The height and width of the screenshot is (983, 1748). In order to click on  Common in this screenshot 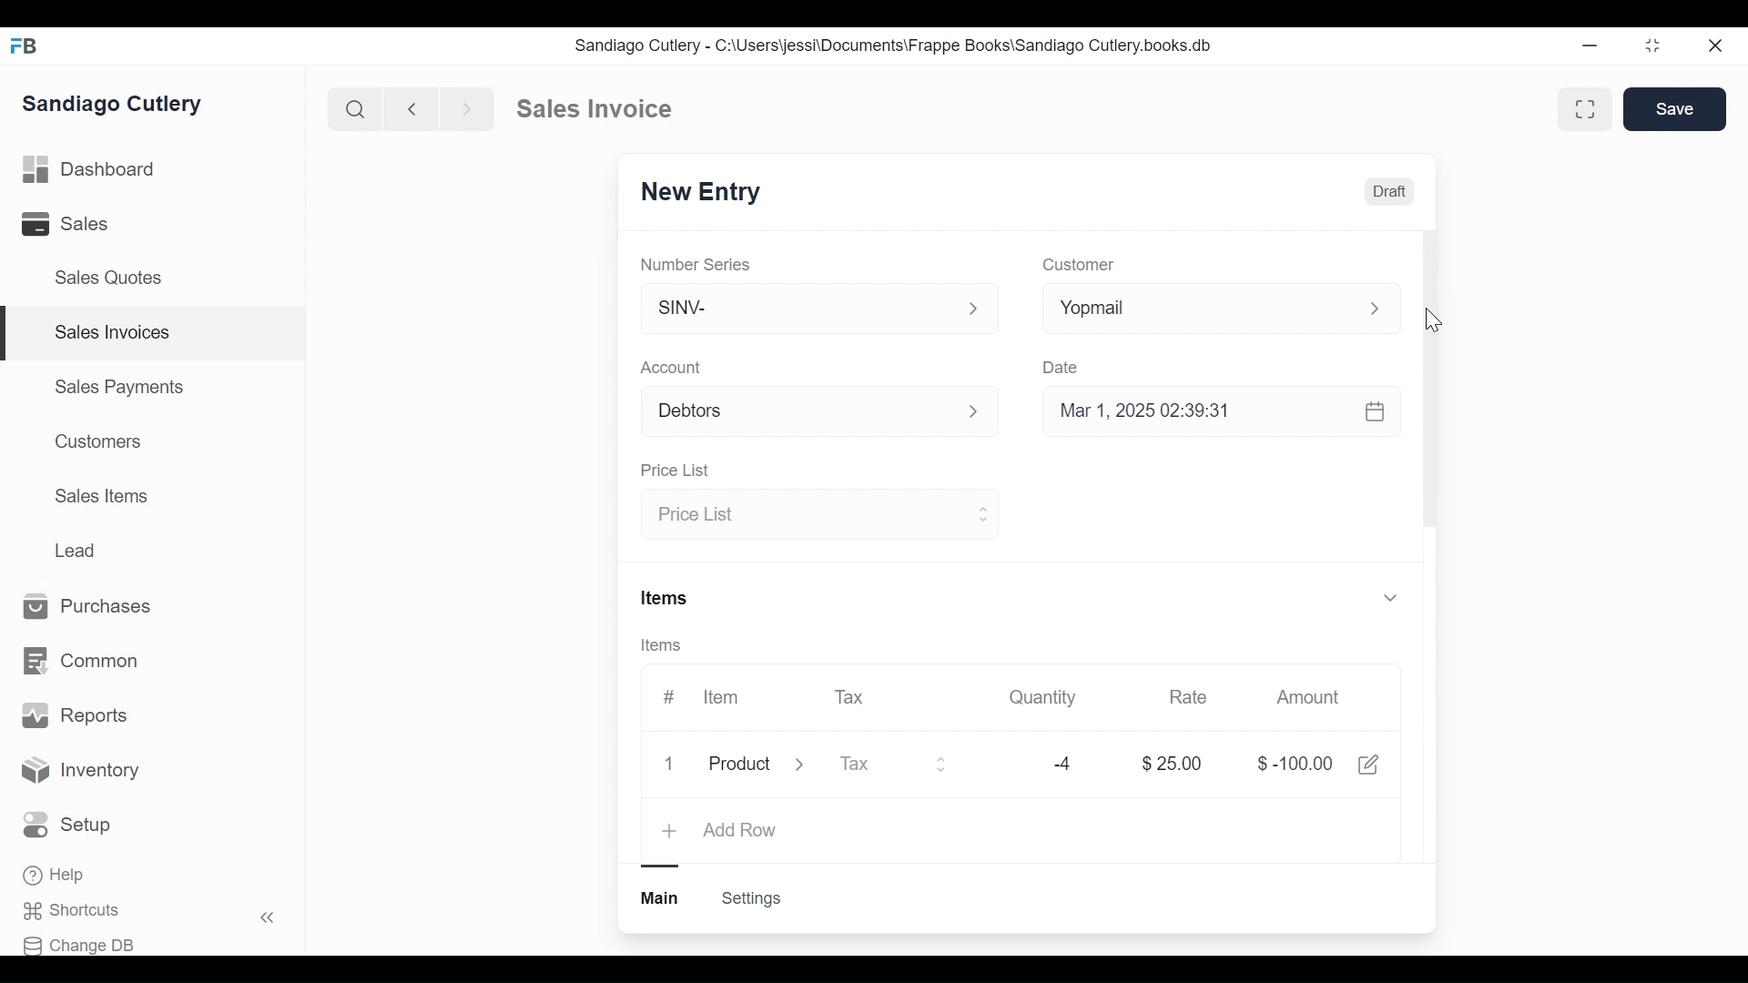, I will do `click(83, 660)`.